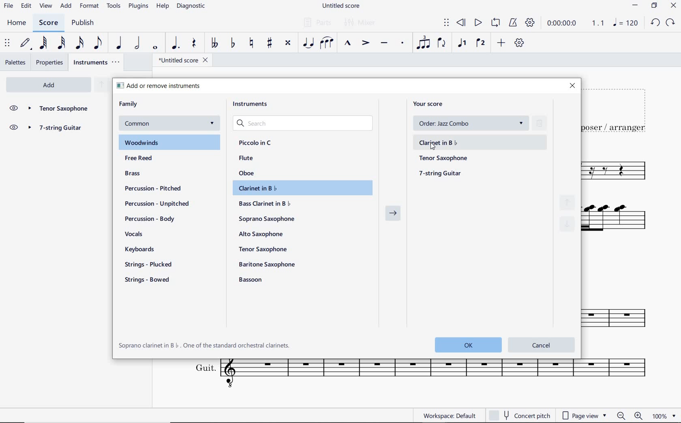  Describe the element at coordinates (270, 44) in the screenshot. I see `TOGGLE SHARP` at that location.